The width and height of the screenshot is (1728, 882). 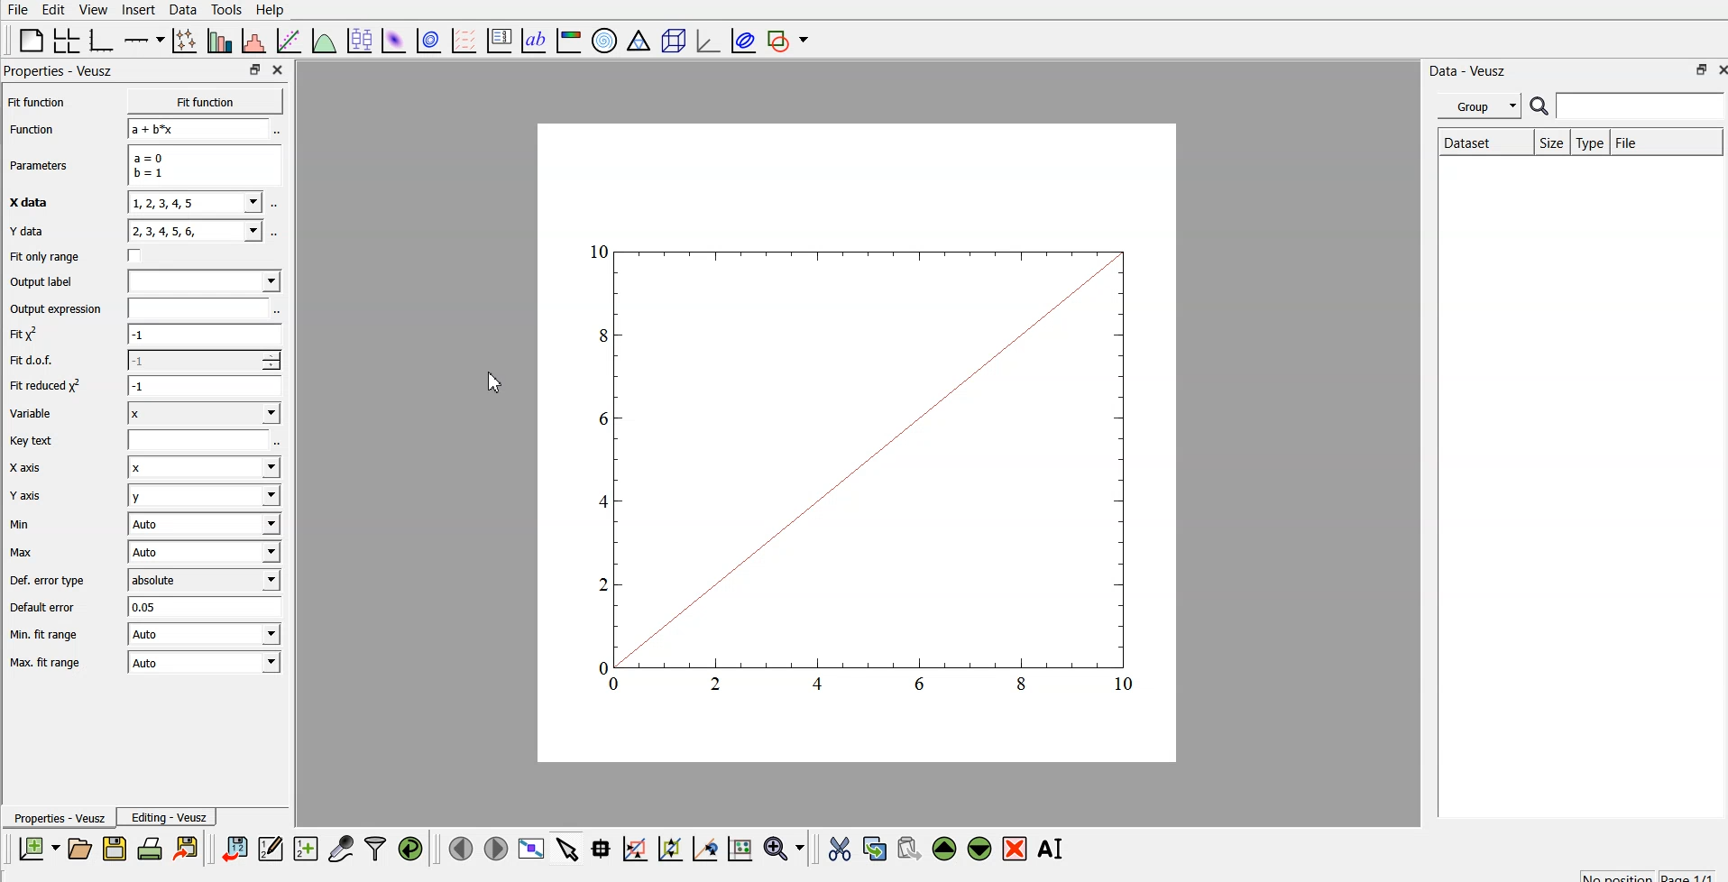 I want to click on Properties - Veusz, so click(x=60, y=817).